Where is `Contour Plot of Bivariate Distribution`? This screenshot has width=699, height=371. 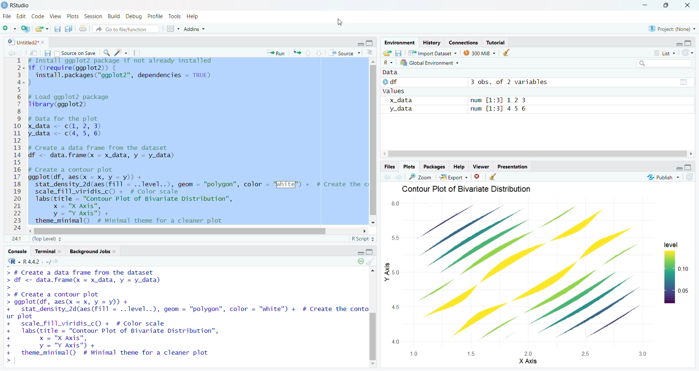 Contour Plot of Bivariate Distribution is located at coordinates (466, 190).